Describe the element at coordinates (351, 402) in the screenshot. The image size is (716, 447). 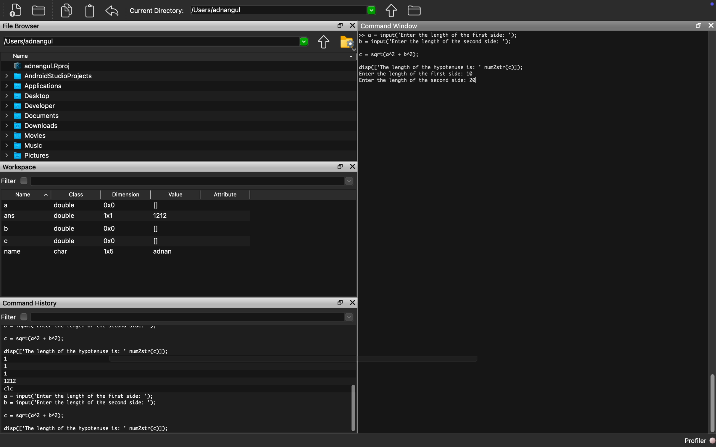
I see `vertical scroll bar` at that location.